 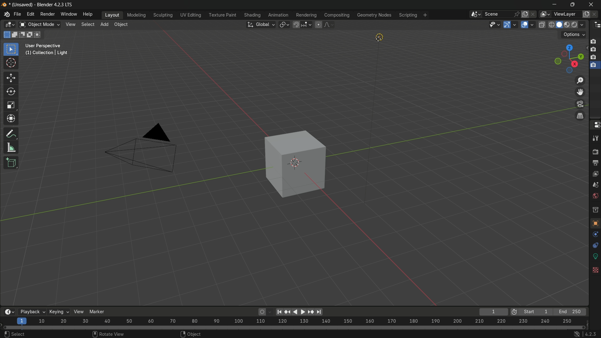 I want to click on transform, so click(x=12, y=119).